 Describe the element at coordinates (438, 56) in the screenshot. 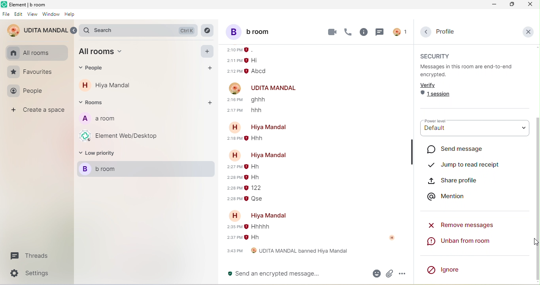

I see `security` at that location.